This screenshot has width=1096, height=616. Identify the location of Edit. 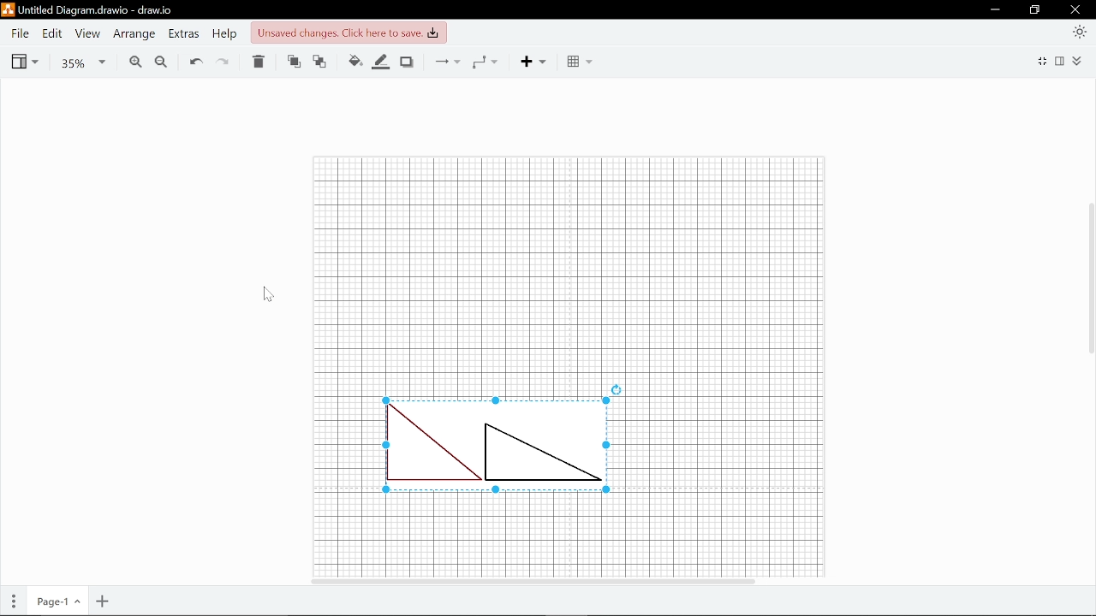
(53, 34).